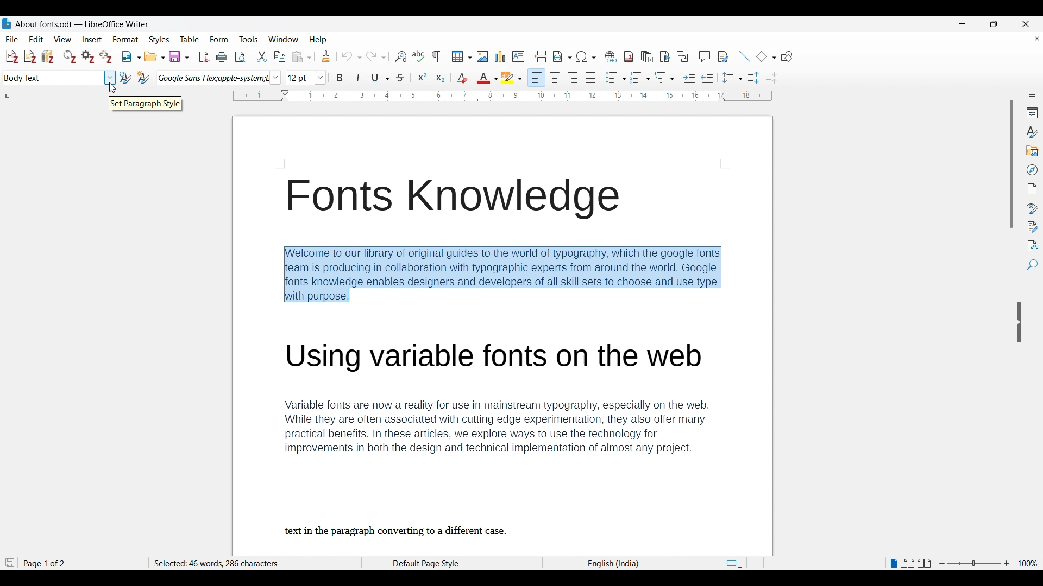 The image size is (1043, 586). I want to click on Close document, so click(1038, 39).